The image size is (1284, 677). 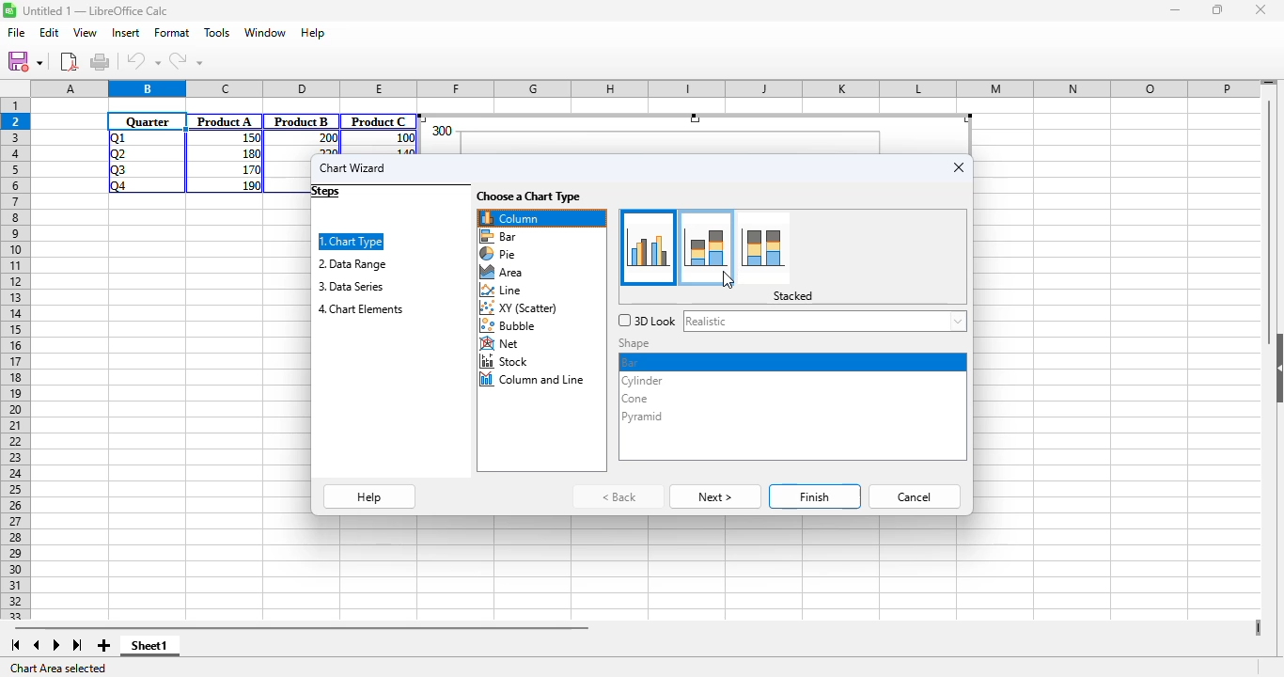 I want to click on logo, so click(x=9, y=9).